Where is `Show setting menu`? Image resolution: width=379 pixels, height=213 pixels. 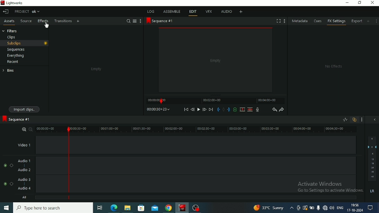
Show setting menu is located at coordinates (362, 120).